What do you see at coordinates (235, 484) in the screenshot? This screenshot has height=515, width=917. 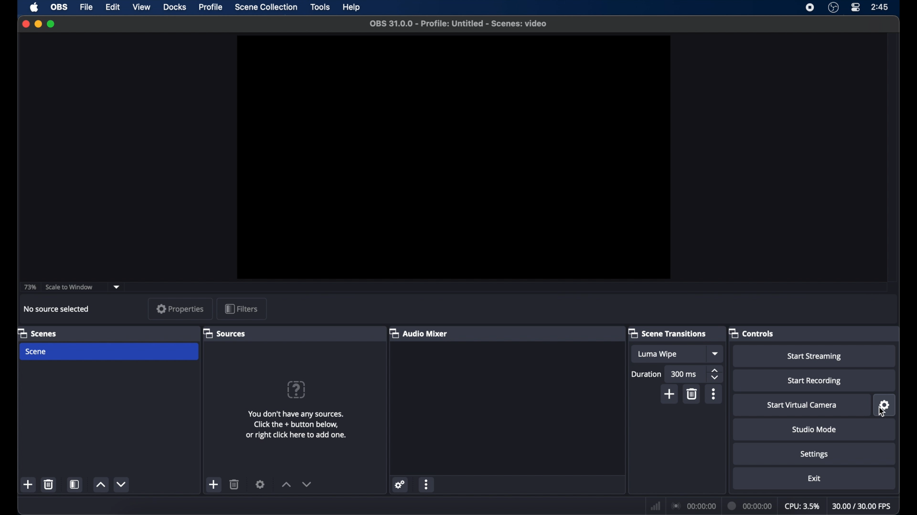 I see `delete` at bounding box center [235, 484].